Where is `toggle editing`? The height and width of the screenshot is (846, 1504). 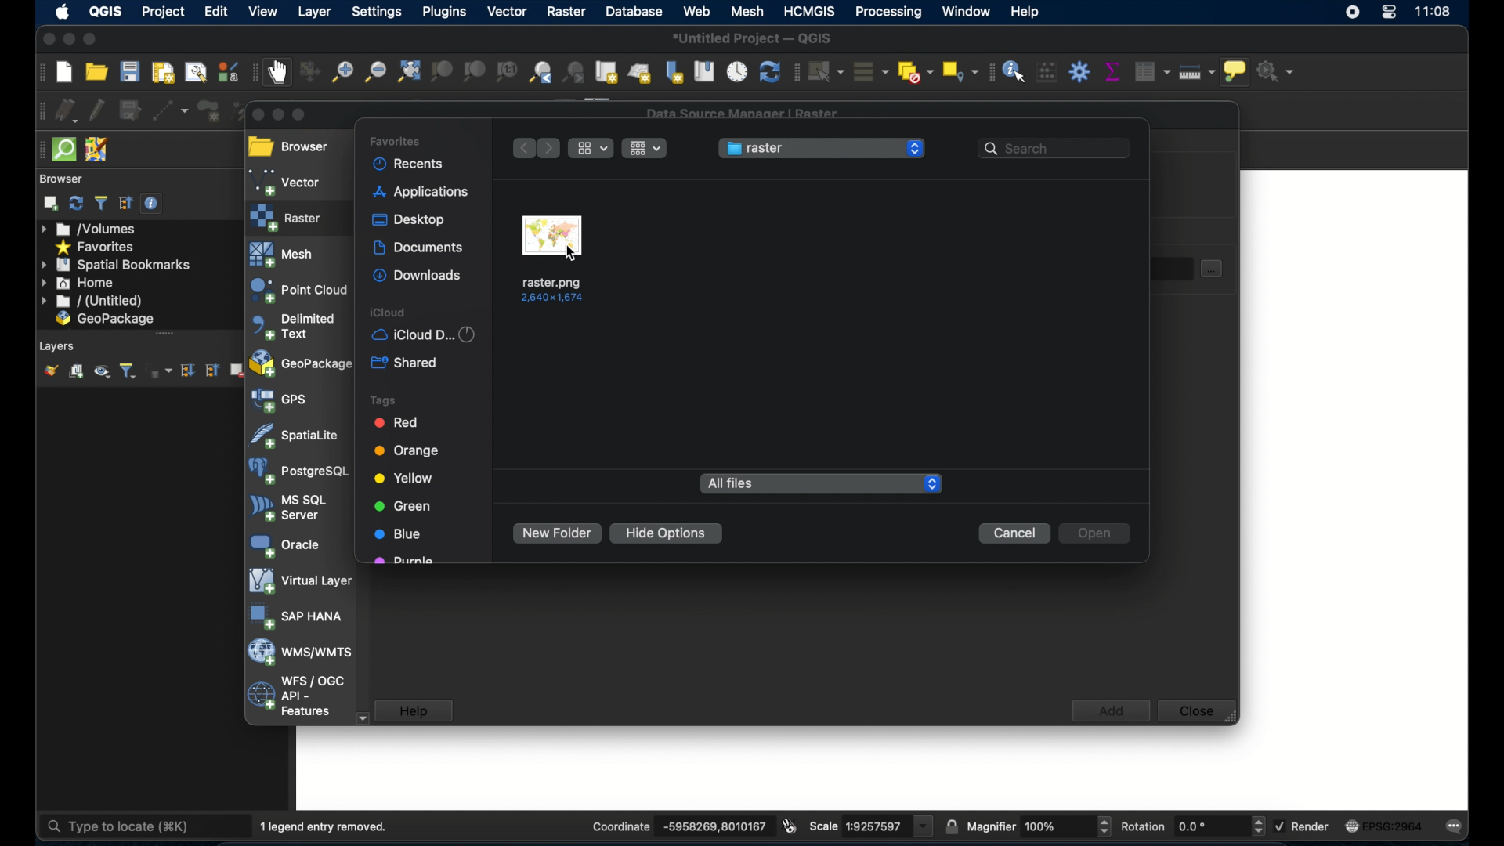
toggle editing is located at coordinates (98, 108).